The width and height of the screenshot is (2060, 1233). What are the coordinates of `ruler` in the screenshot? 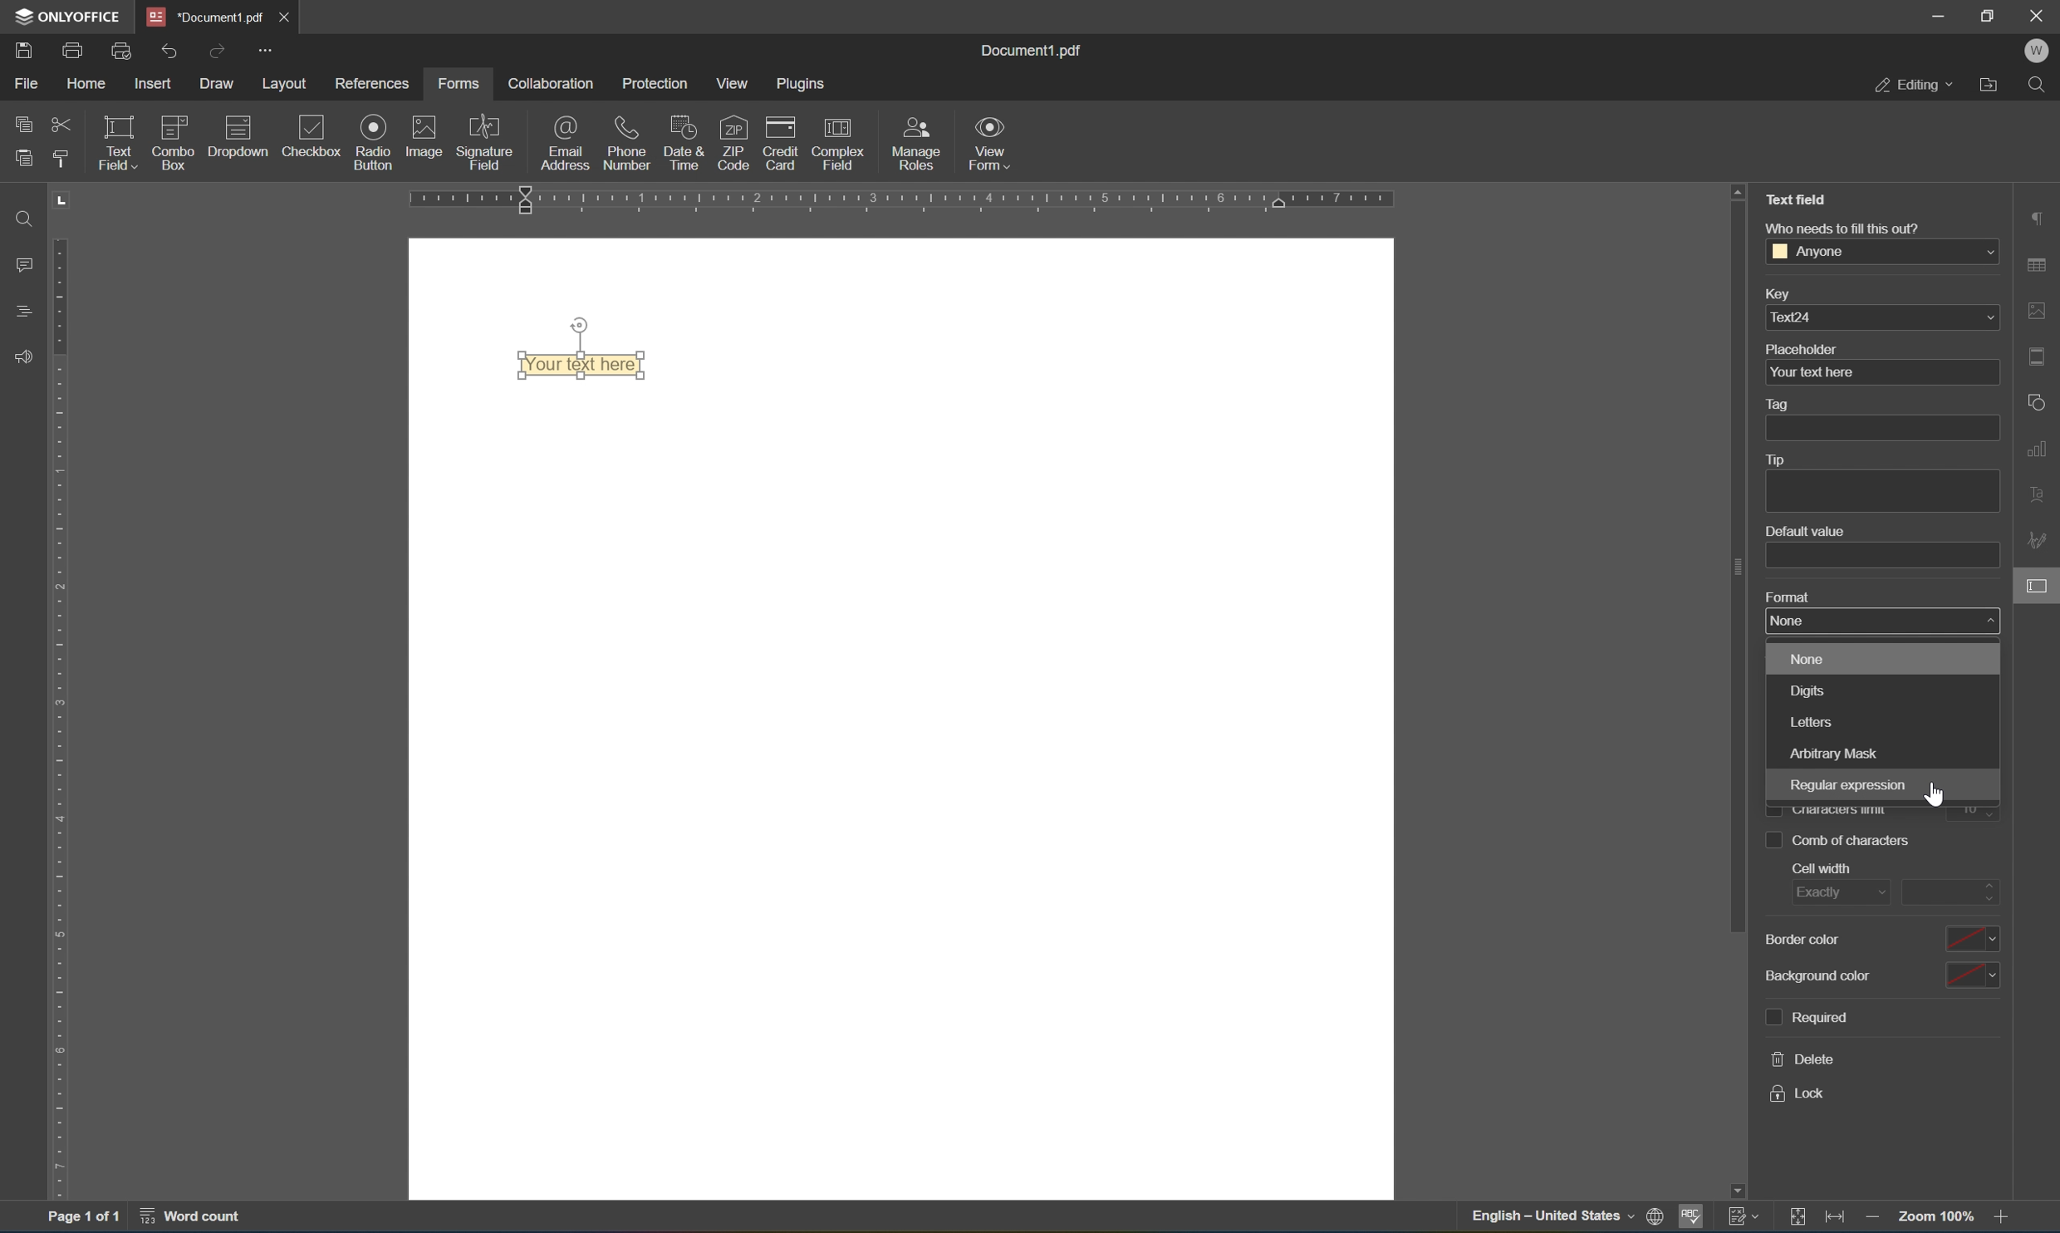 It's located at (964, 200).